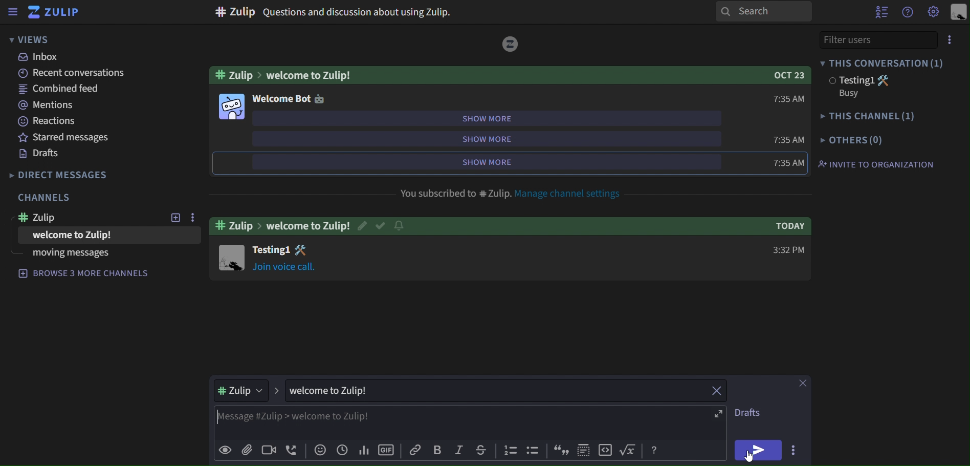 This screenshot has height=466, width=970. Describe the element at coordinates (192, 217) in the screenshot. I see `more options` at that location.